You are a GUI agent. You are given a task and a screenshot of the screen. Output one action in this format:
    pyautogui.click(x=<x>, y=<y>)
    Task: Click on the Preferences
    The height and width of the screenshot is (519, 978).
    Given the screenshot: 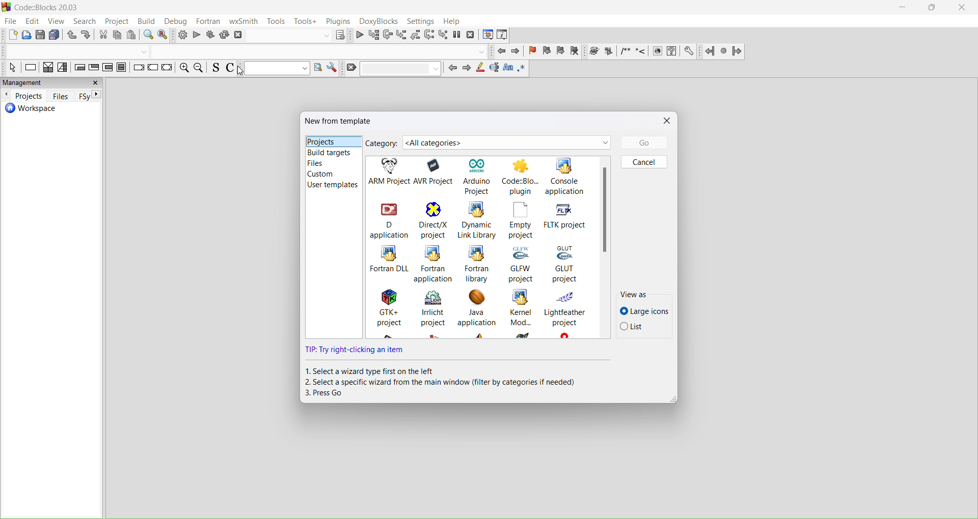 What is the action you would take?
    pyautogui.click(x=690, y=51)
    